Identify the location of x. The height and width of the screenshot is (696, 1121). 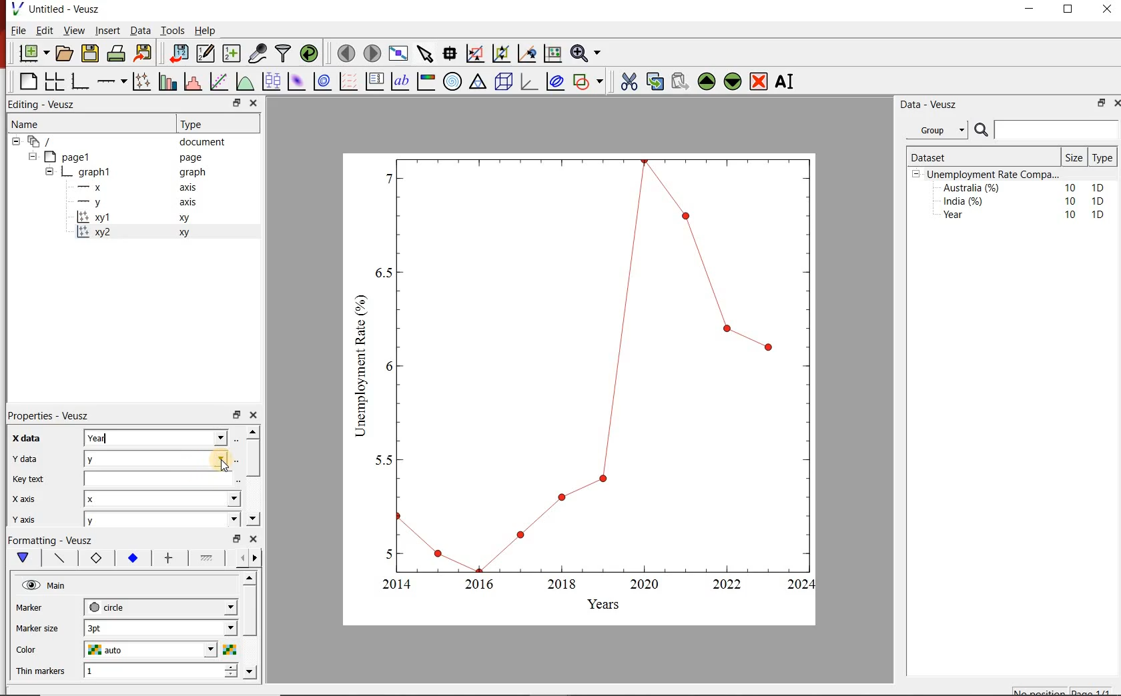
(161, 499).